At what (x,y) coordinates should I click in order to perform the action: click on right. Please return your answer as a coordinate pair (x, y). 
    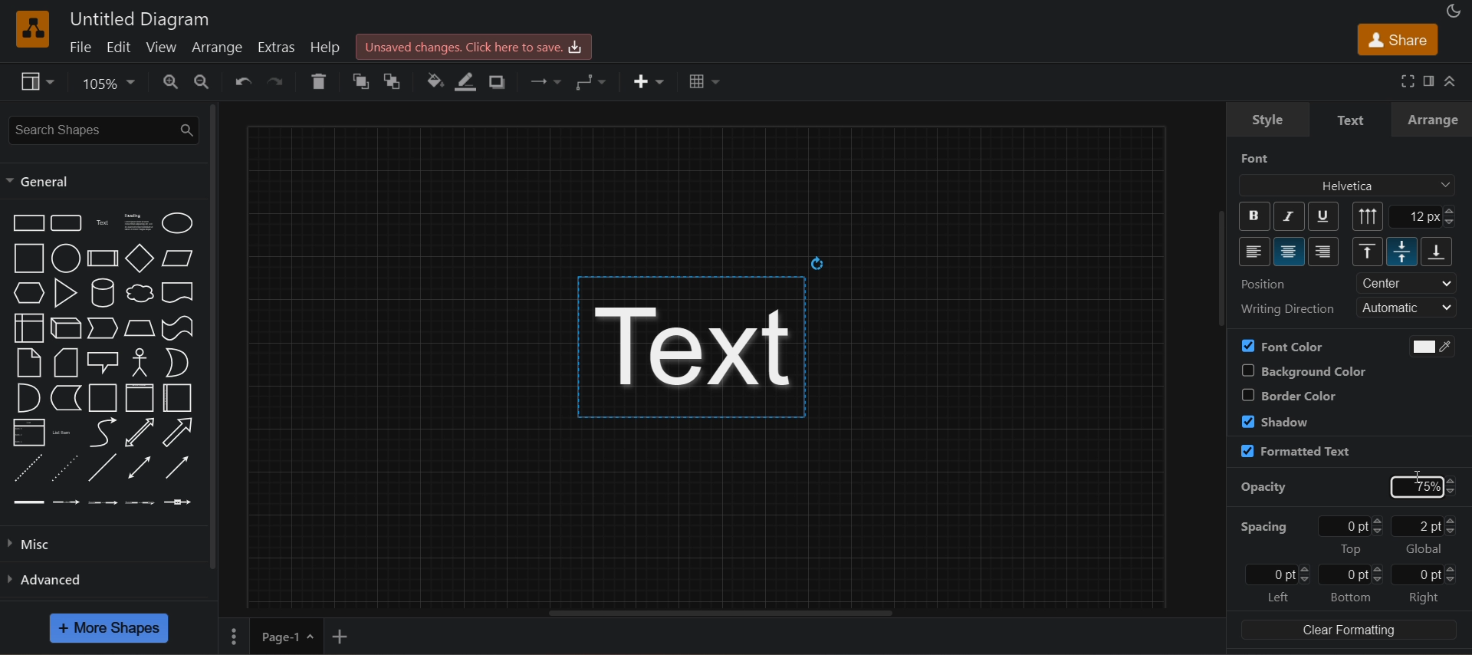
    Looking at the image, I should click on (1425, 598).